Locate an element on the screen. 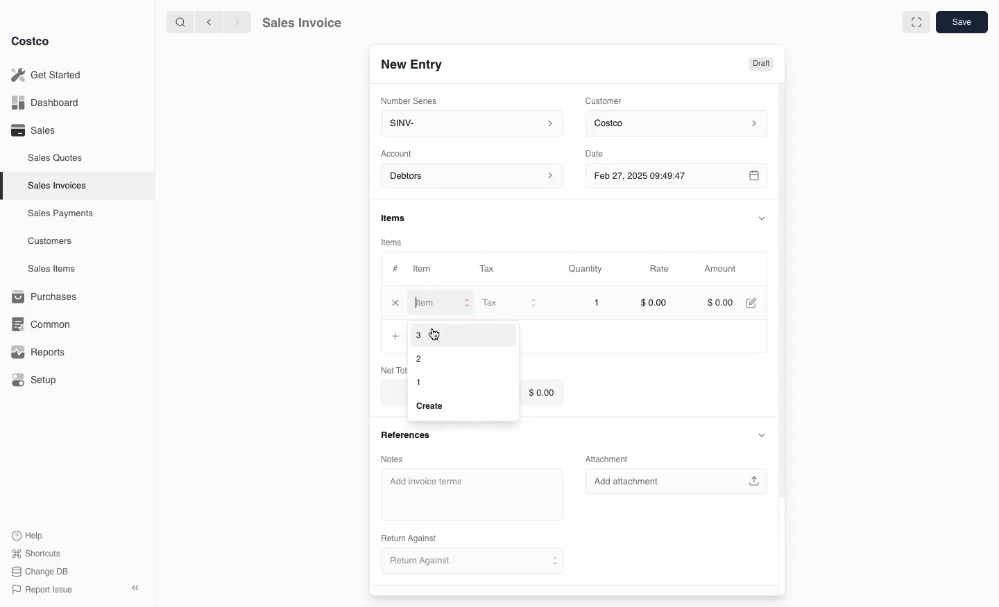 The image size is (999, 607). Sales Items is located at coordinates (53, 267).